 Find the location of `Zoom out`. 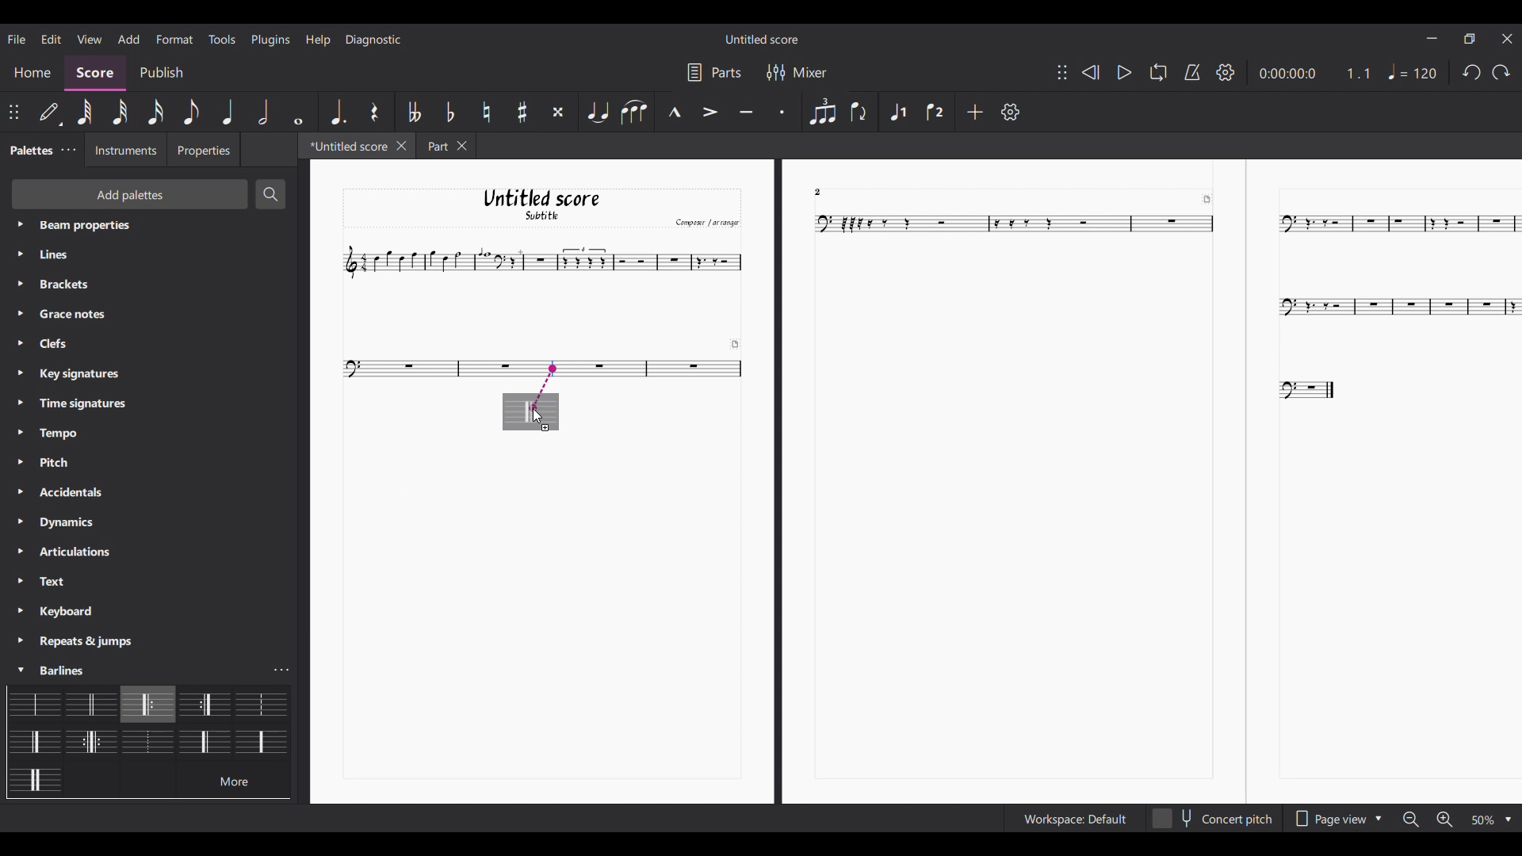

Zoom out is located at coordinates (1410, 820).